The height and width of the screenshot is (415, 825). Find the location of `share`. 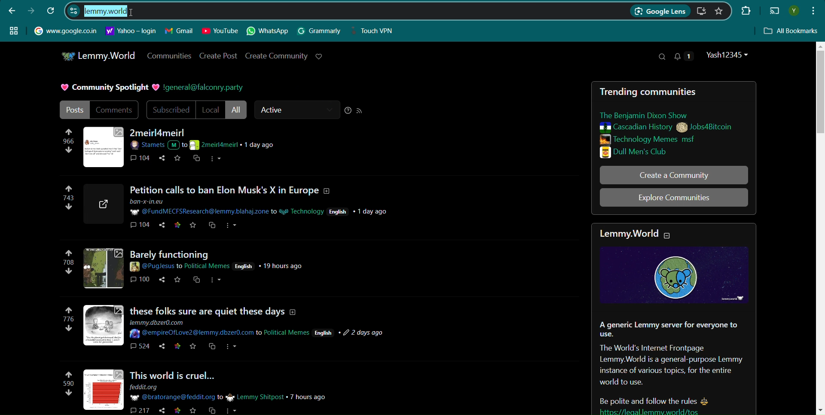

share is located at coordinates (162, 160).